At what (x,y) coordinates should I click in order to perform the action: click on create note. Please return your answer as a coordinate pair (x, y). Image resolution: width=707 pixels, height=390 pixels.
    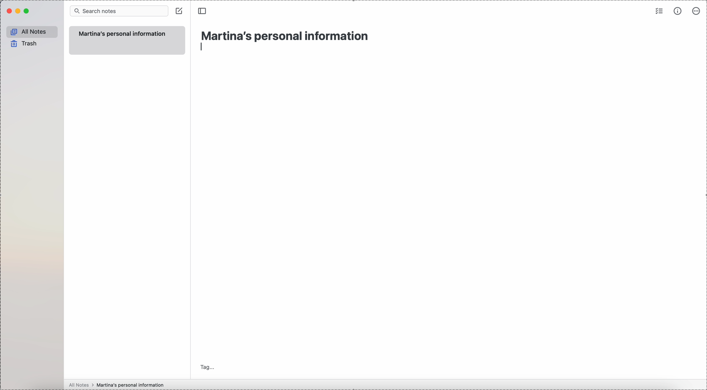
    Looking at the image, I should click on (180, 11).